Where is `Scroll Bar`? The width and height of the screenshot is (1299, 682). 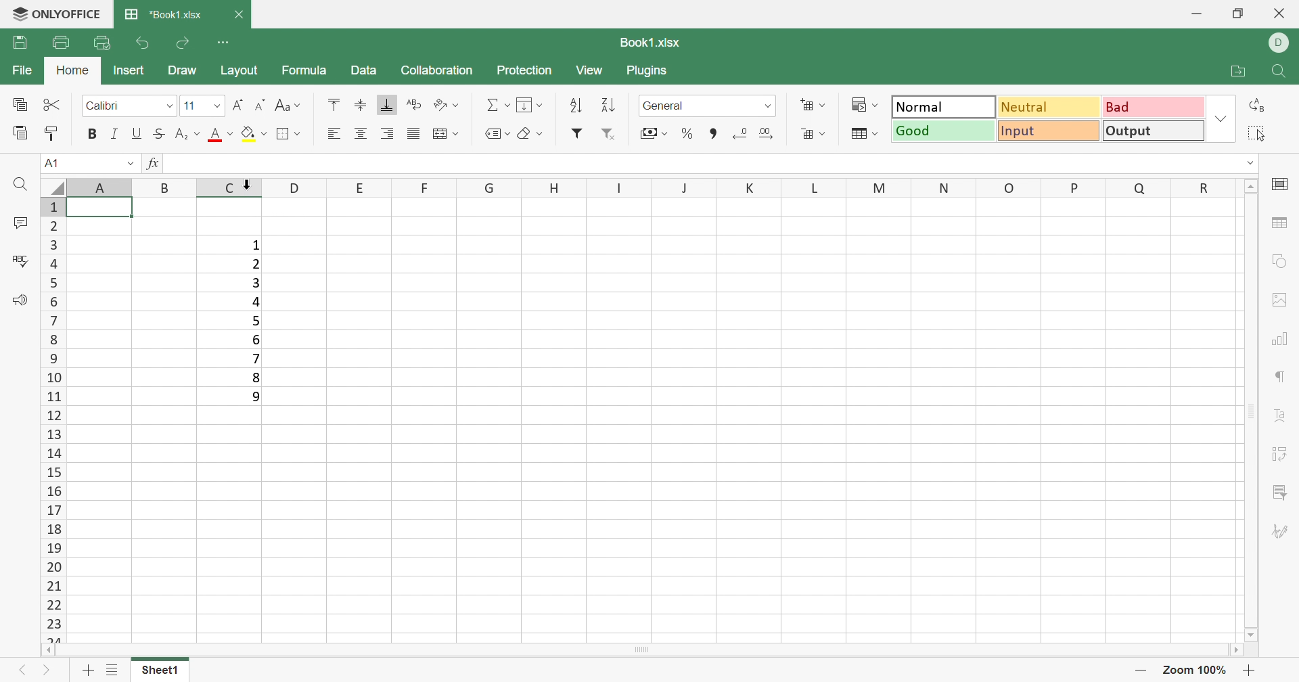
Scroll Bar is located at coordinates (1252, 411).